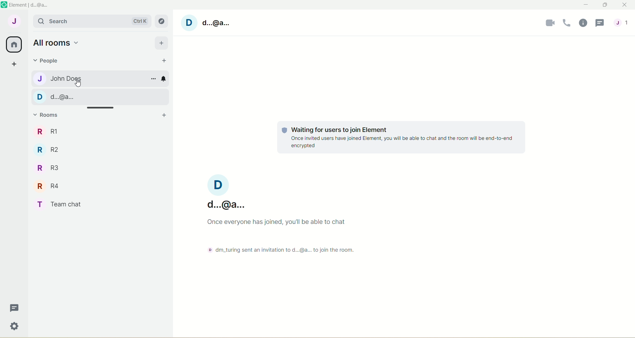 The image size is (635, 338). Describe the element at coordinates (165, 79) in the screenshot. I see `notification options` at that location.